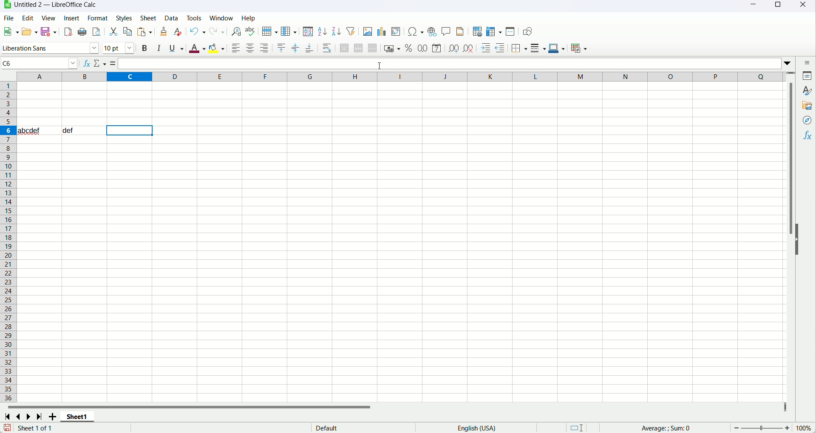 This screenshot has width=816, height=433. Describe the element at coordinates (666, 428) in the screenshot. I see `average:; Sum:0` at that location.